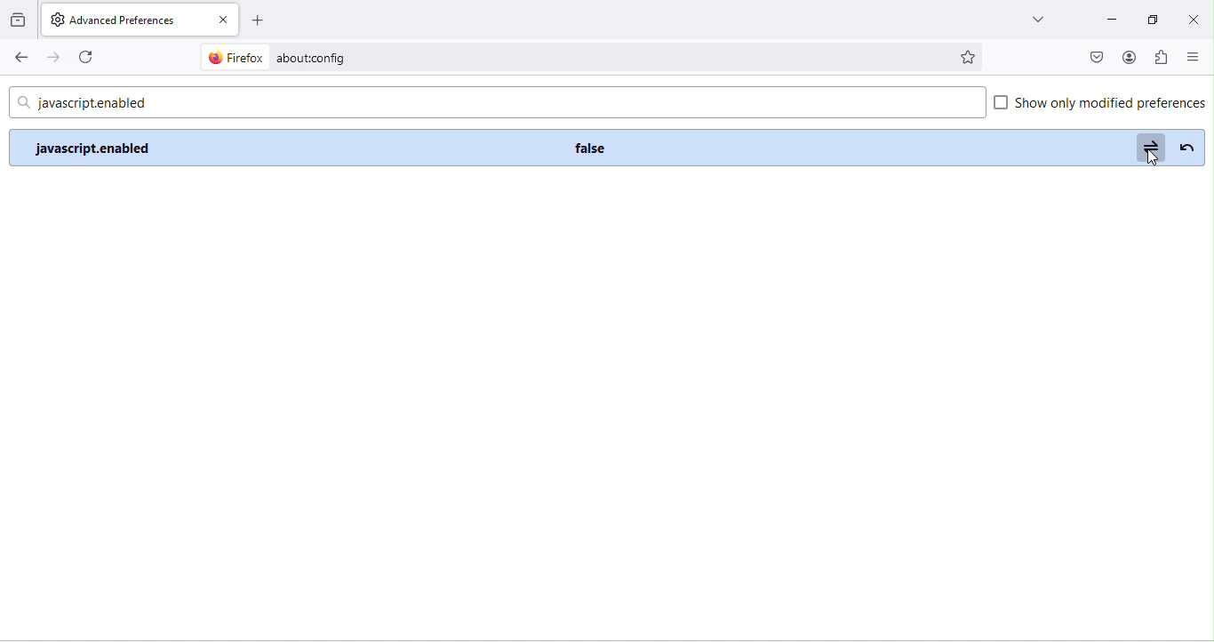 This screenshot has width=1214, height=642. I want to click on view recent, so click(16, 21).